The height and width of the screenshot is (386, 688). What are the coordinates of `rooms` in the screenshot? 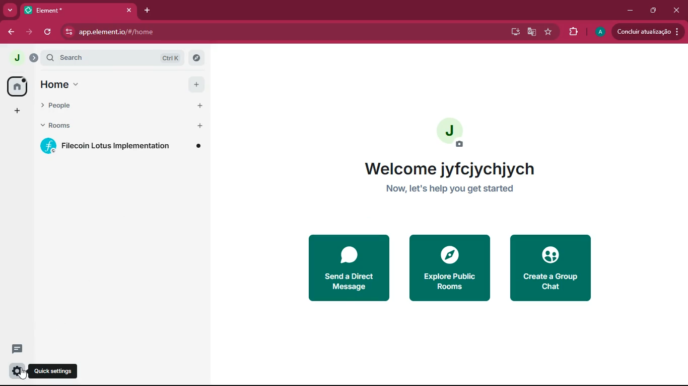 It's located at (99, 127).